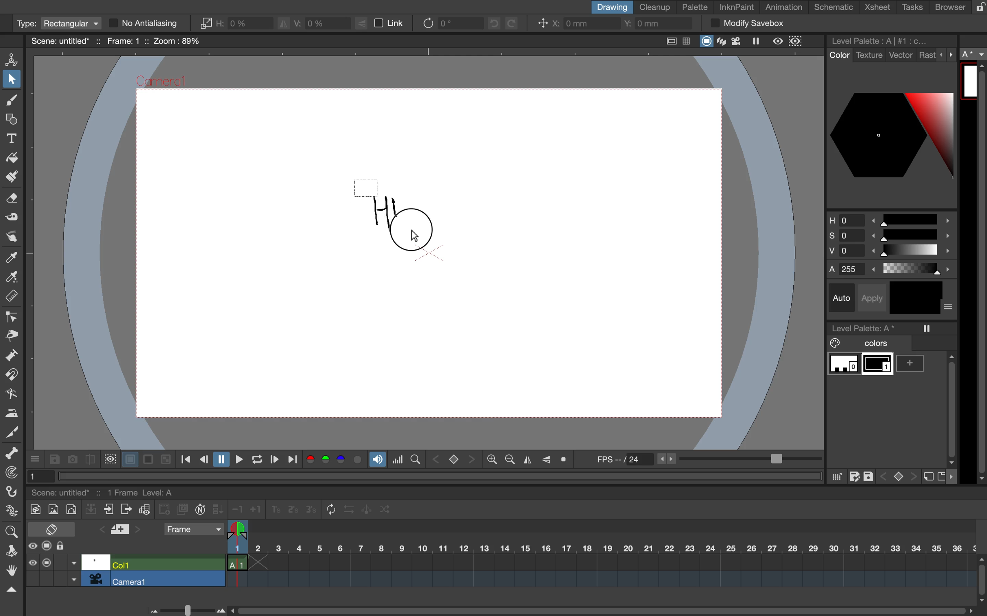 The image size is (987, 616). Describe the element at coordinates (12, 156) in the screenshot. I see `fill tool` at that location.